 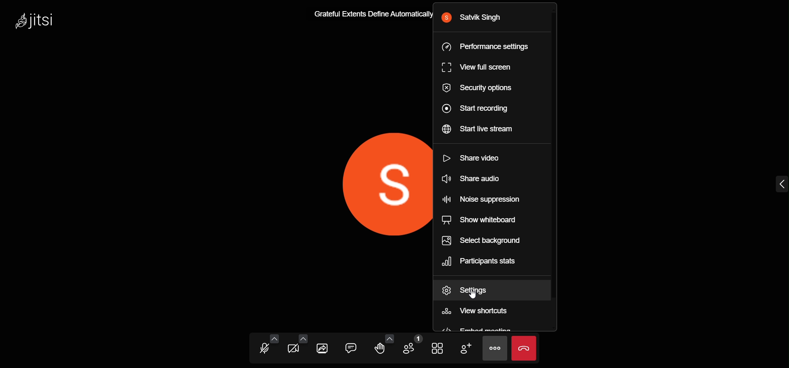 I want to click on expand, so click(x=777, y=182).